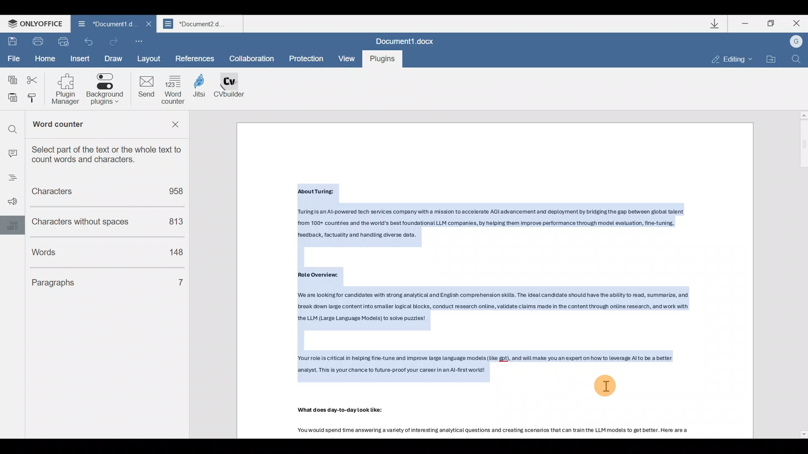 The image size is (808, 454). What do you see at coordinates (510, 422) in the screenshot?
I see `What does day-to-day Look like:
Youwould spend time answering a variety of interesting analytical questions and creating scenarios that can train the LLM models to get better. Here are a` at bounding box center [510, 422].